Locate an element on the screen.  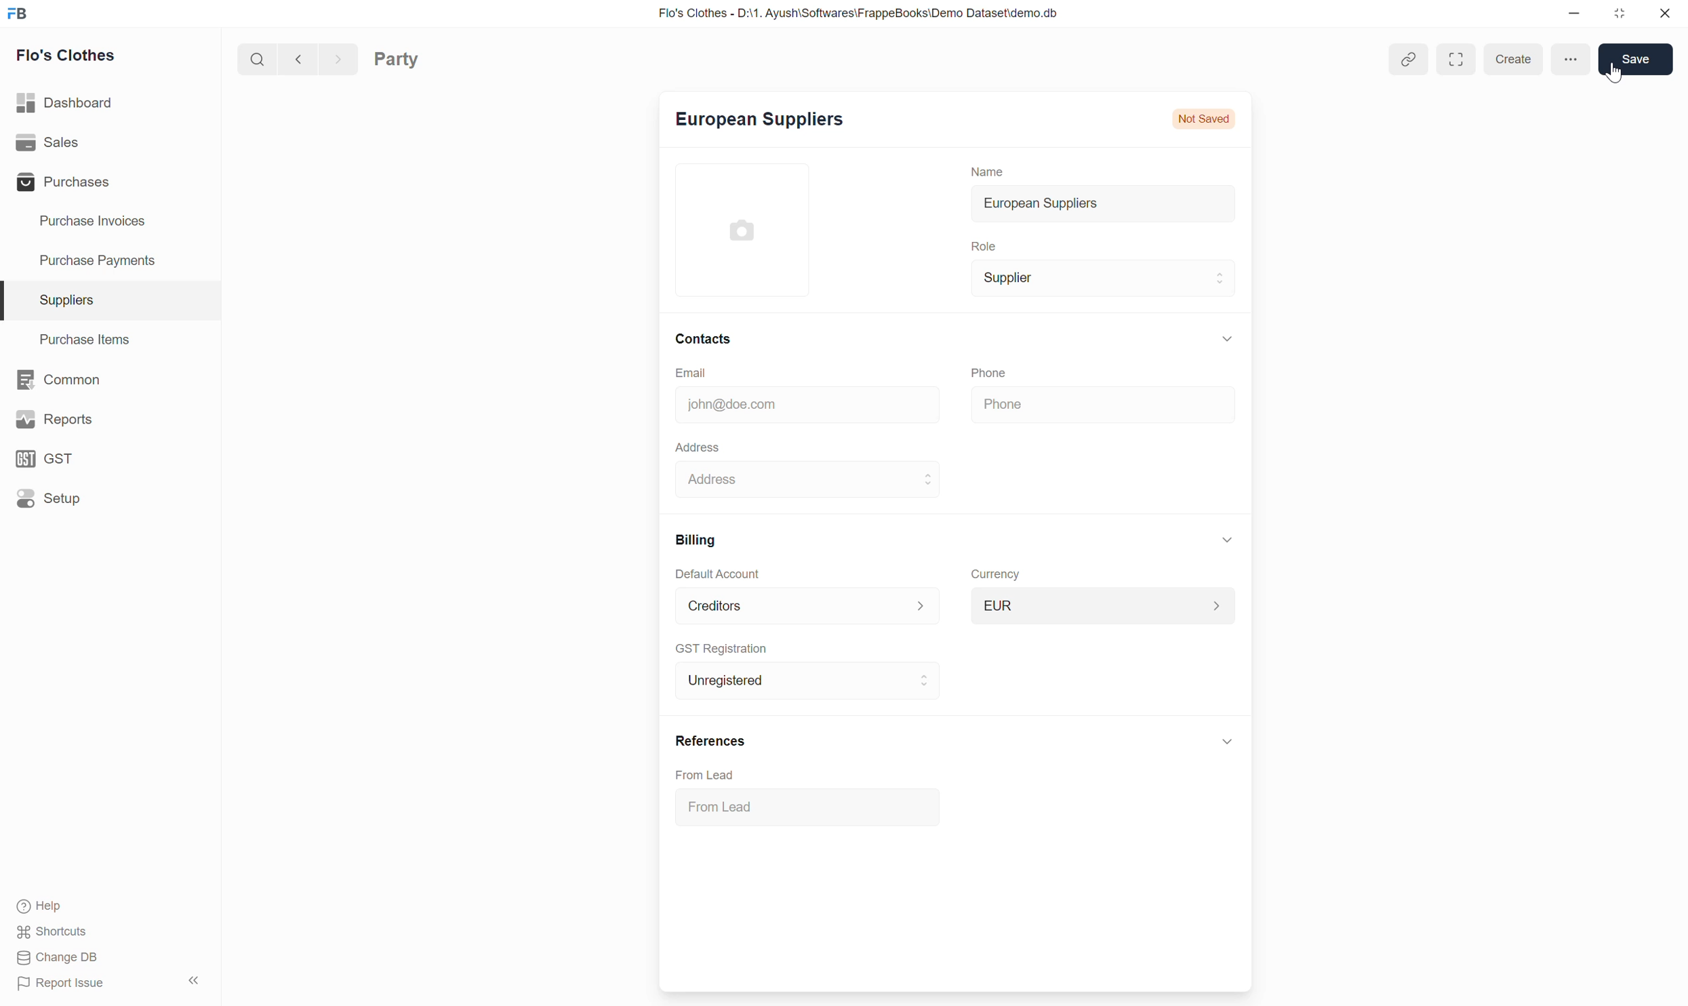
search is located at coordinates (252, 58).